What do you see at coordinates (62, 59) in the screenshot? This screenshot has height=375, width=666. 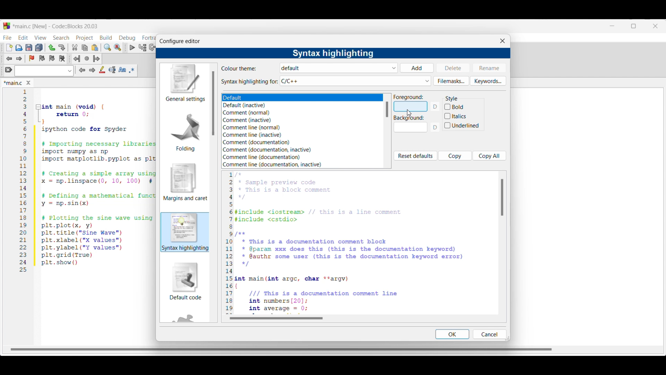 I see `Clear bookmarks` at bounding box center [62, 59].